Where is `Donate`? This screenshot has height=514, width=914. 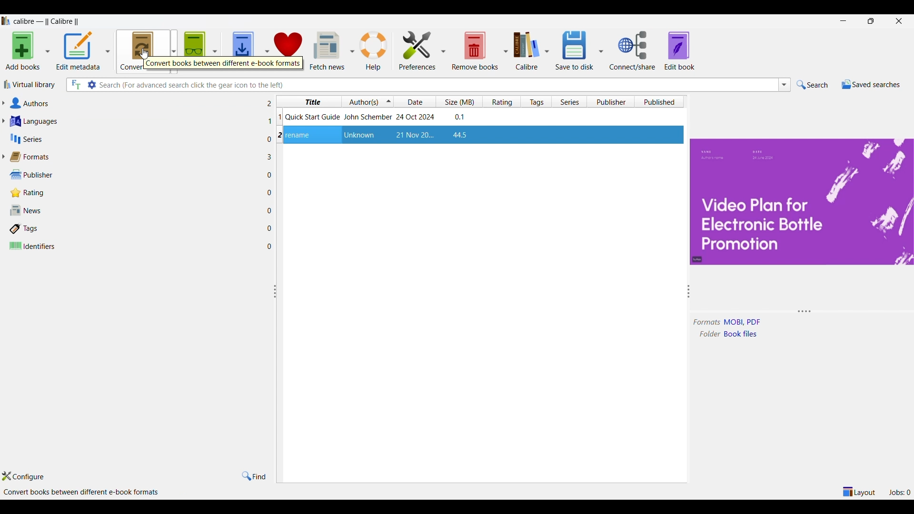
Donate is located at coordinates (288, 50).